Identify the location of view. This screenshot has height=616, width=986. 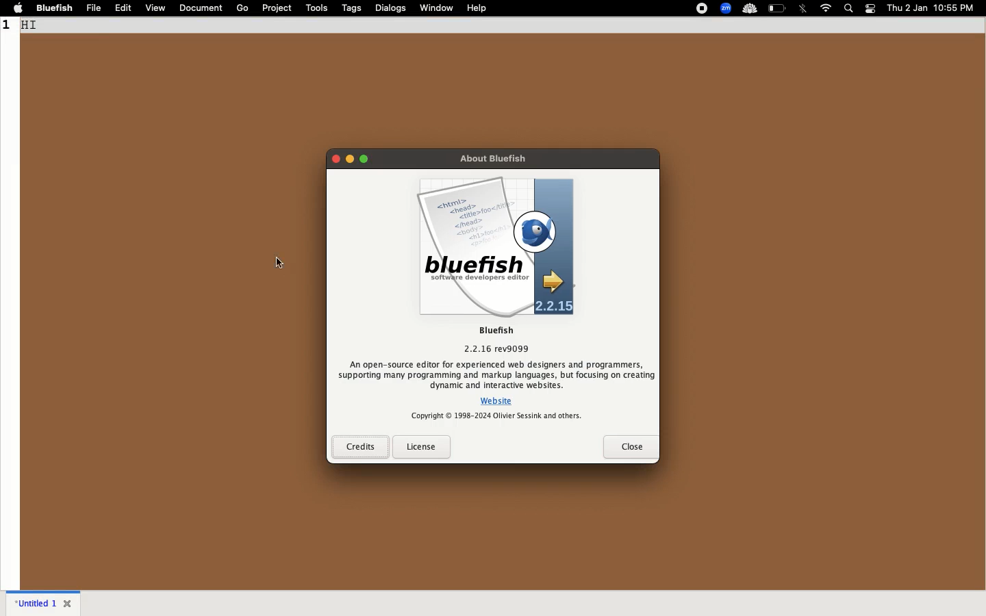
(156, 8).